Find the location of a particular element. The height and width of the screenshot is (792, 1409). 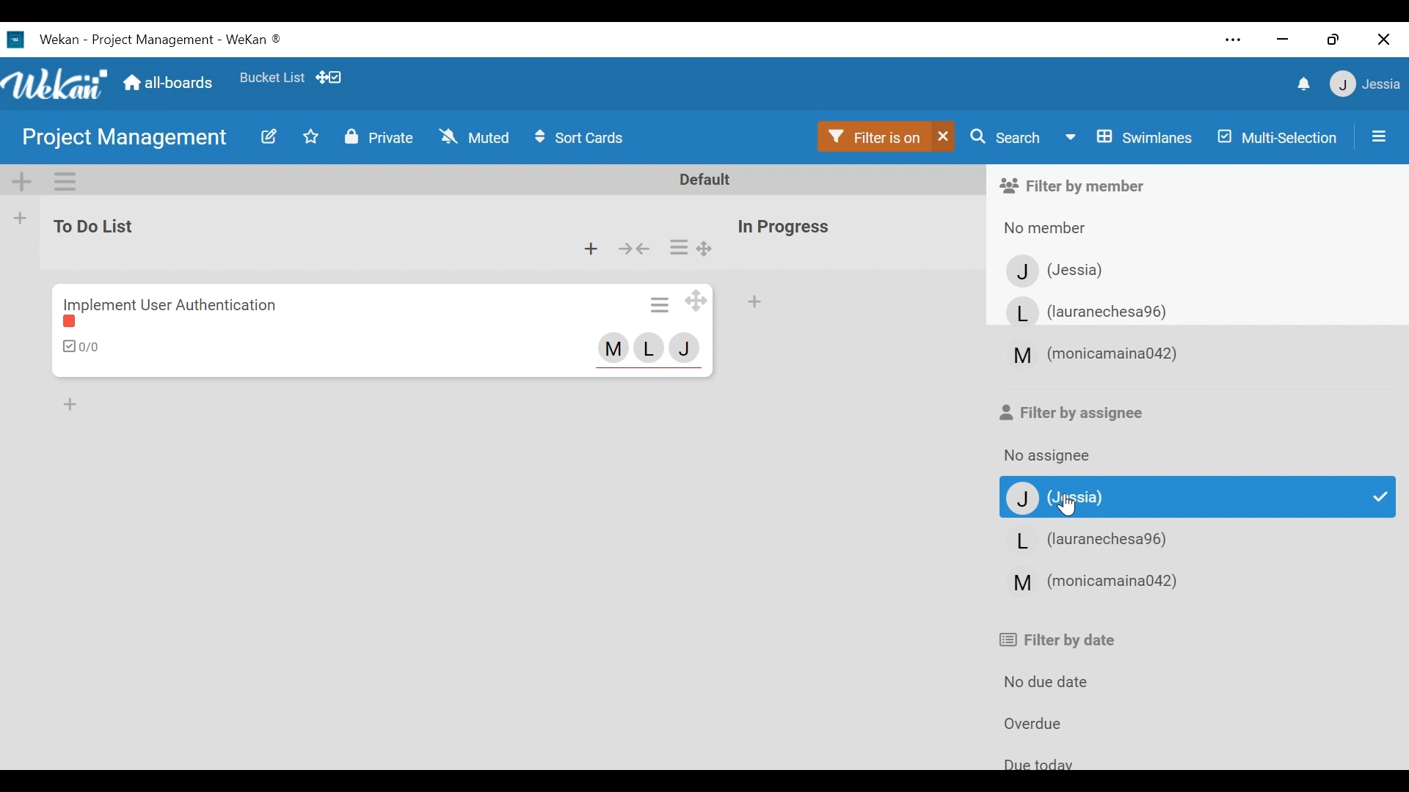

Member selected is located at coordinates (1198, 497).